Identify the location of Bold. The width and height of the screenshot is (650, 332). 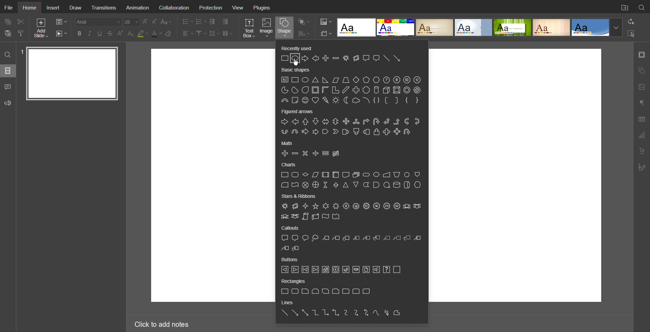
(79, 33).